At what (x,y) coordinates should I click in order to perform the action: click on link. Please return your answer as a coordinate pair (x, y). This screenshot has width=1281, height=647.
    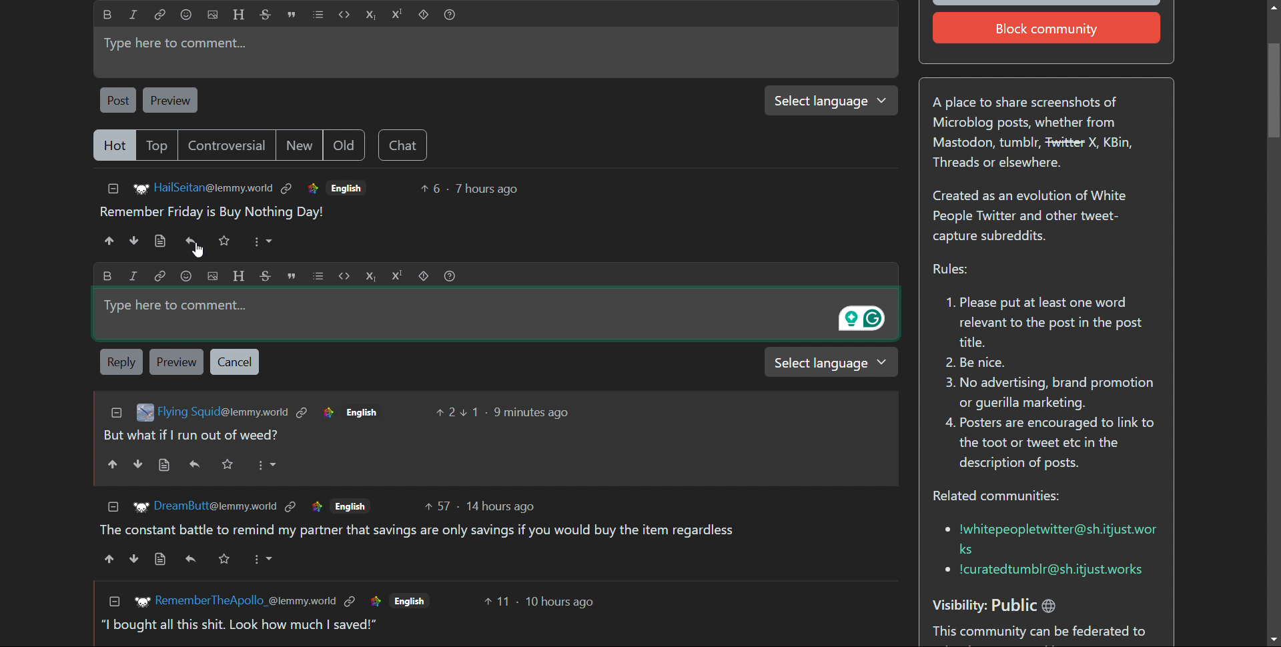
    Looking at the image, I should click on (161, 14).